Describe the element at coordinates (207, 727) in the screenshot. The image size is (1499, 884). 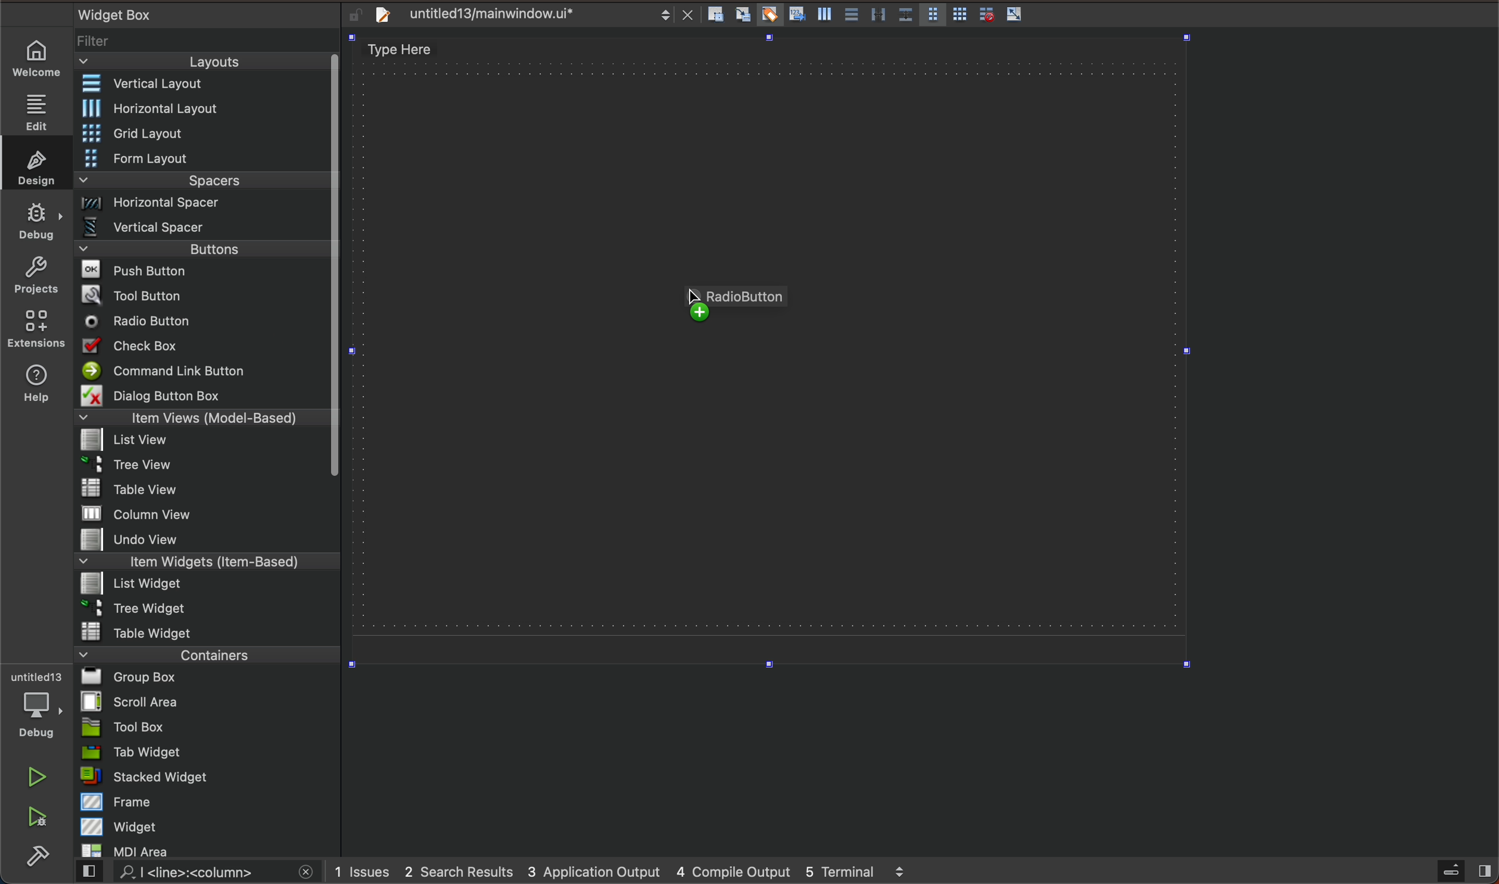
I see `tool box` at that location.